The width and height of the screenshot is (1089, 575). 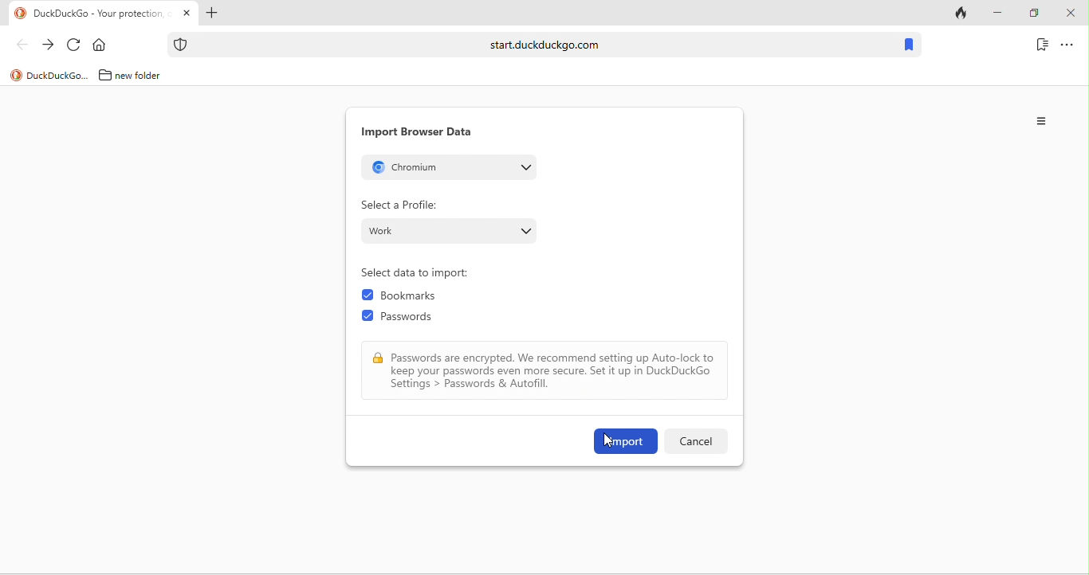 What do you see at coordinates (144, 75) in the screenshot?
I see `new folder` at bounding box center [144, 75].